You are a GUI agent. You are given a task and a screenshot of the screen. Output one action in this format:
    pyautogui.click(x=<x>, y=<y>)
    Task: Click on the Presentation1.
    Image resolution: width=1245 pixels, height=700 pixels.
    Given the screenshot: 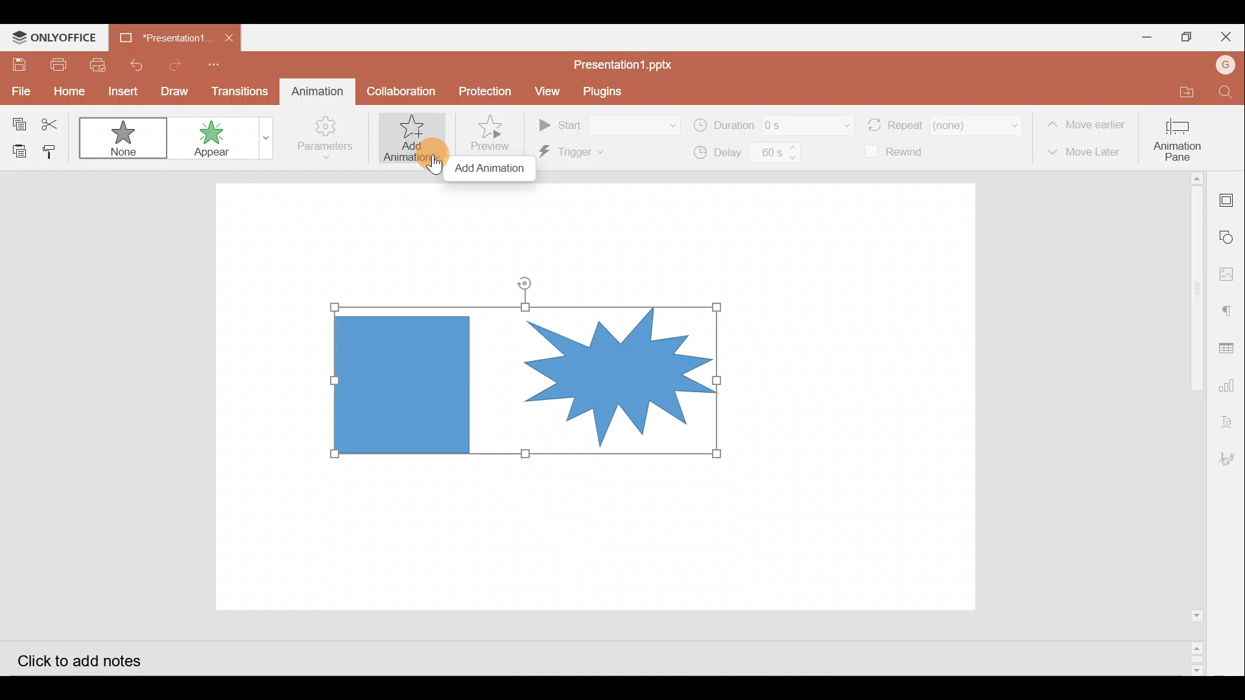 What is the action you would take?
    pyautogui.click(x=160, y=36)
    